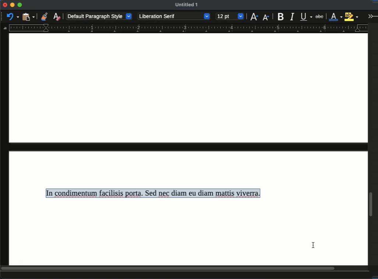  I want to click on scroll, so click(185, 269).